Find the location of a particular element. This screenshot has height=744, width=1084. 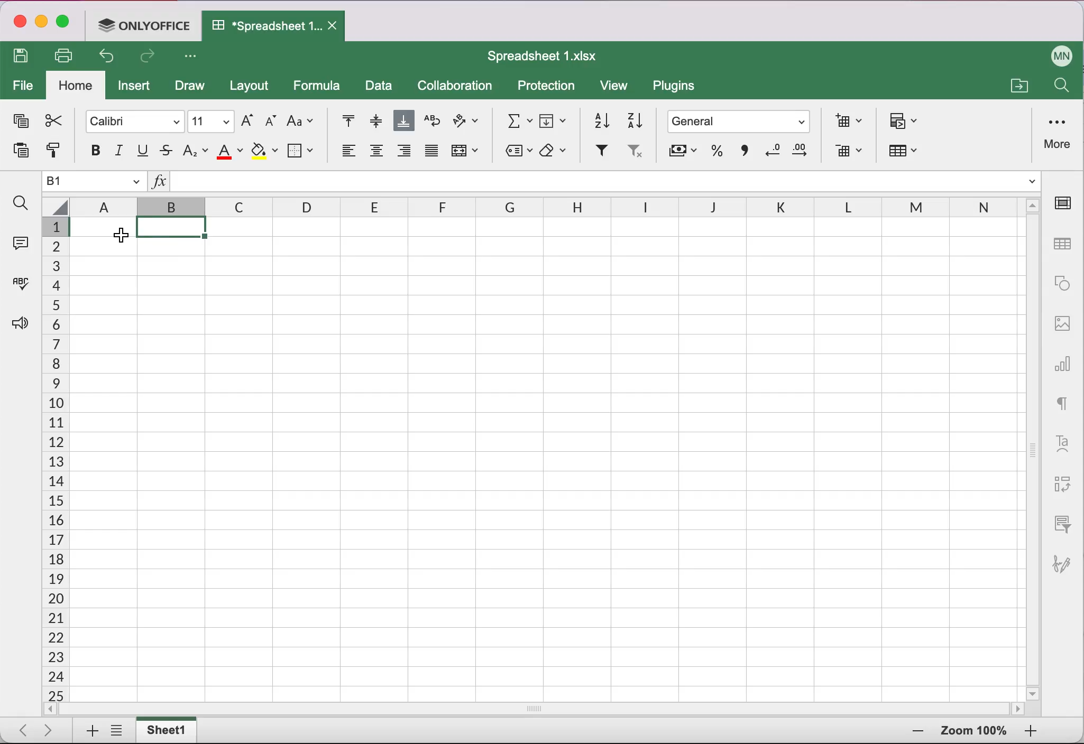

vertical slider is located at coordinates (1033, 444).